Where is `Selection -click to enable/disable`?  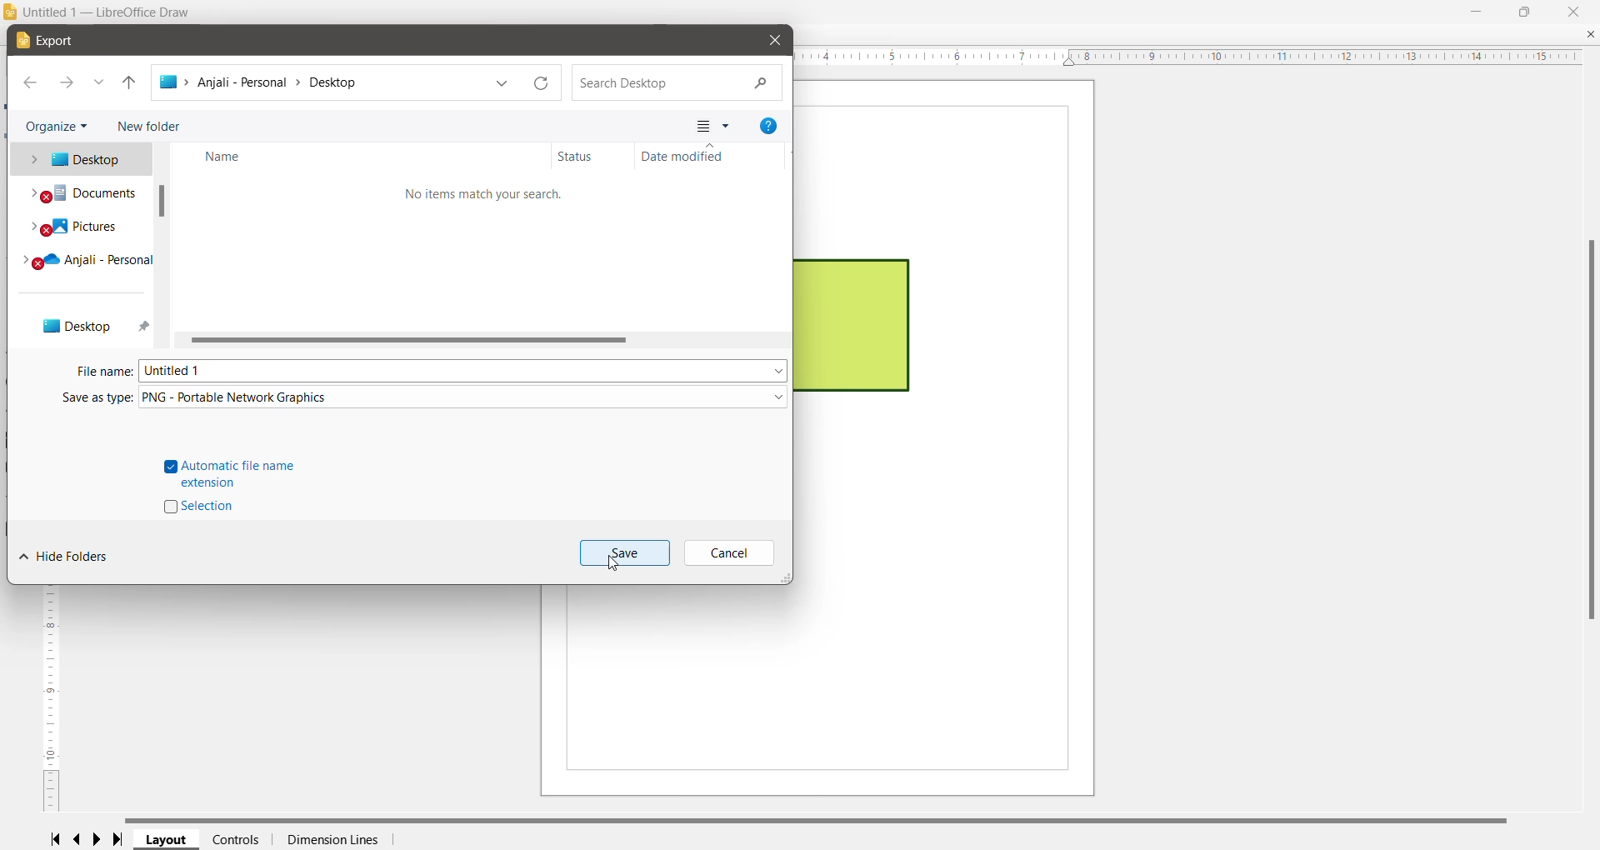
Selection -click to enable/disable is located at coordinates (203, 507).